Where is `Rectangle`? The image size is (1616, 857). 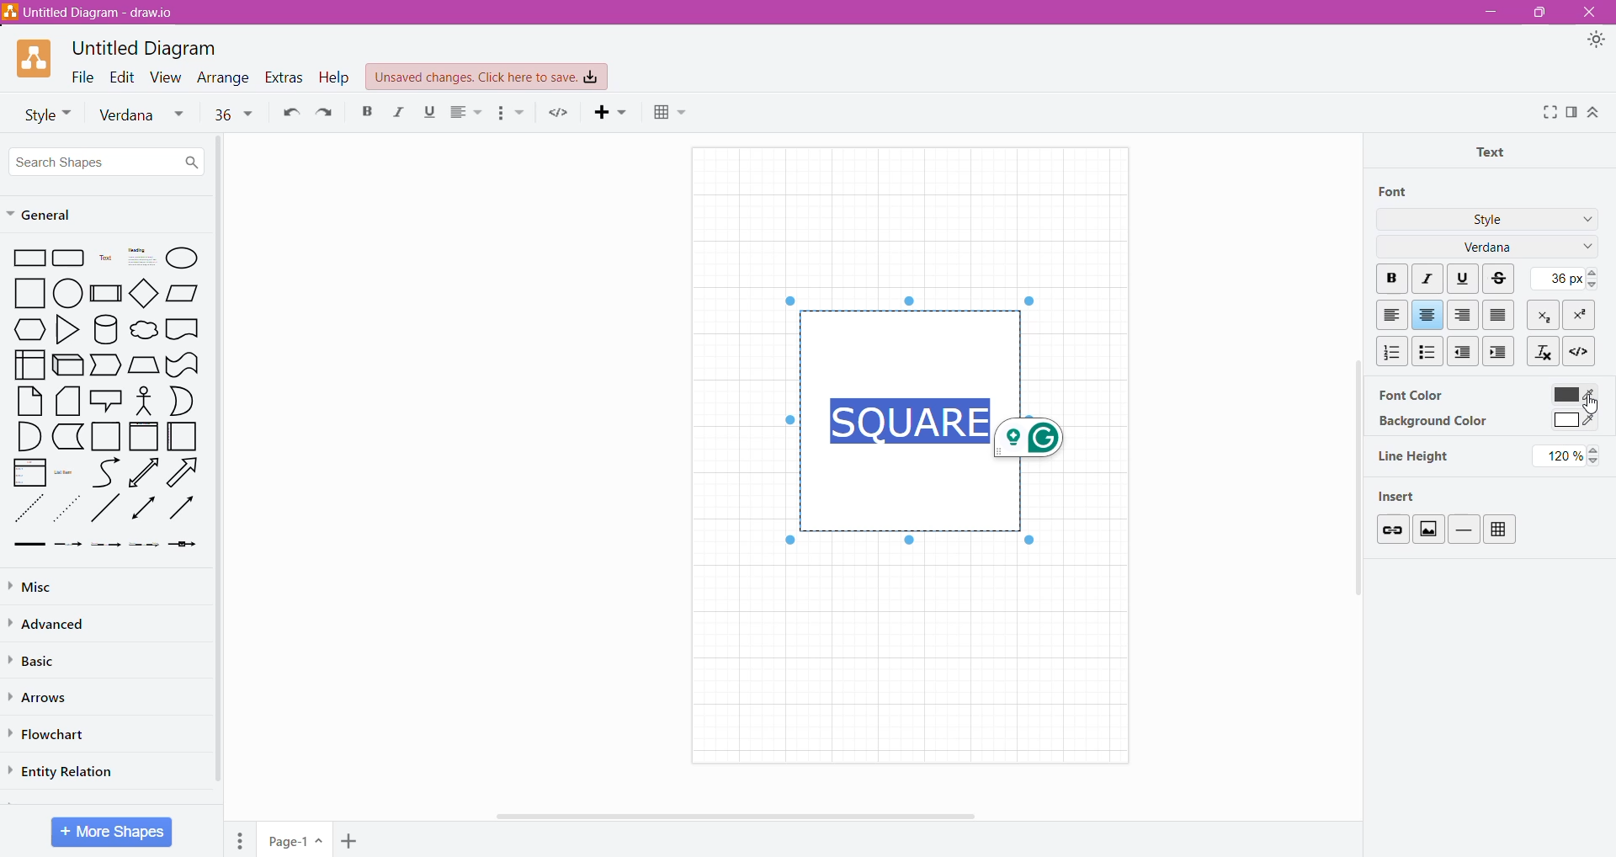 Rectangle is located at coordinates (25, 257).